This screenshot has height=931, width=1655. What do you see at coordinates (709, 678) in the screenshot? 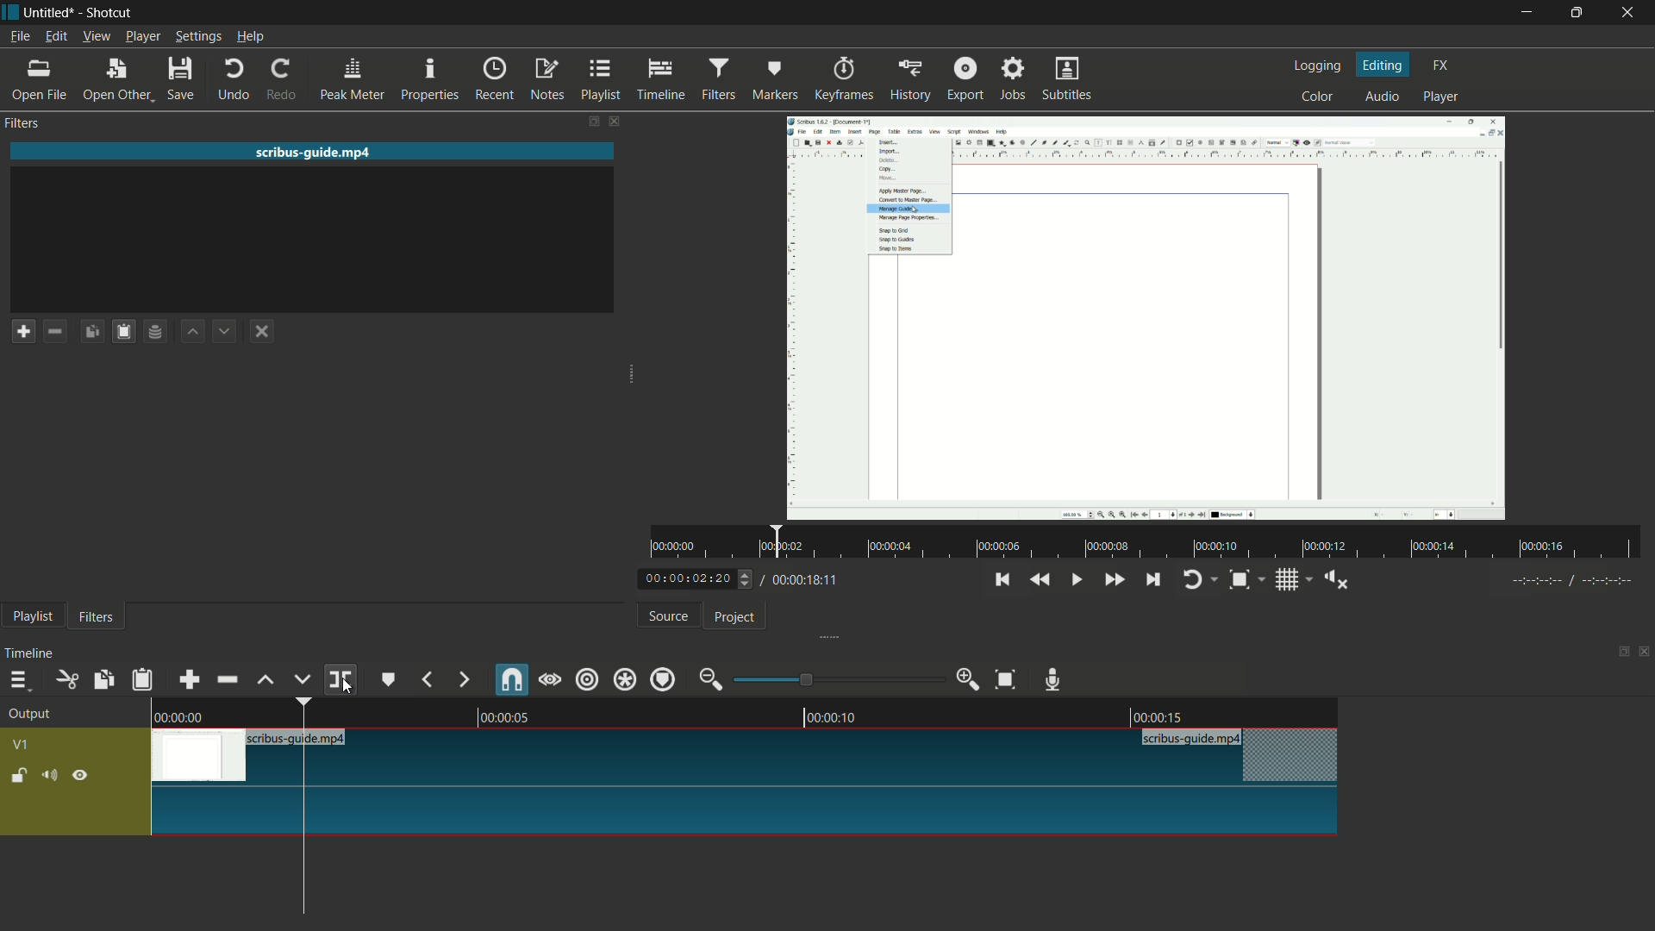
I see `zoom out` at bounding box center [709, 678].